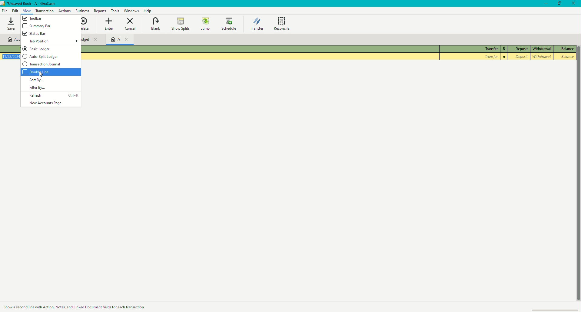 The height and width of the screenshot is (312, 581). Describe the element at coordinates (12, 24) in the screenshot. I see `Save` at that location.